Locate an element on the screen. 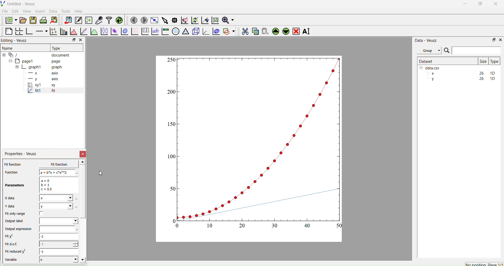 The height and width of the screenshot is (266, 504). Parameters is located at coordinates (15, 185).